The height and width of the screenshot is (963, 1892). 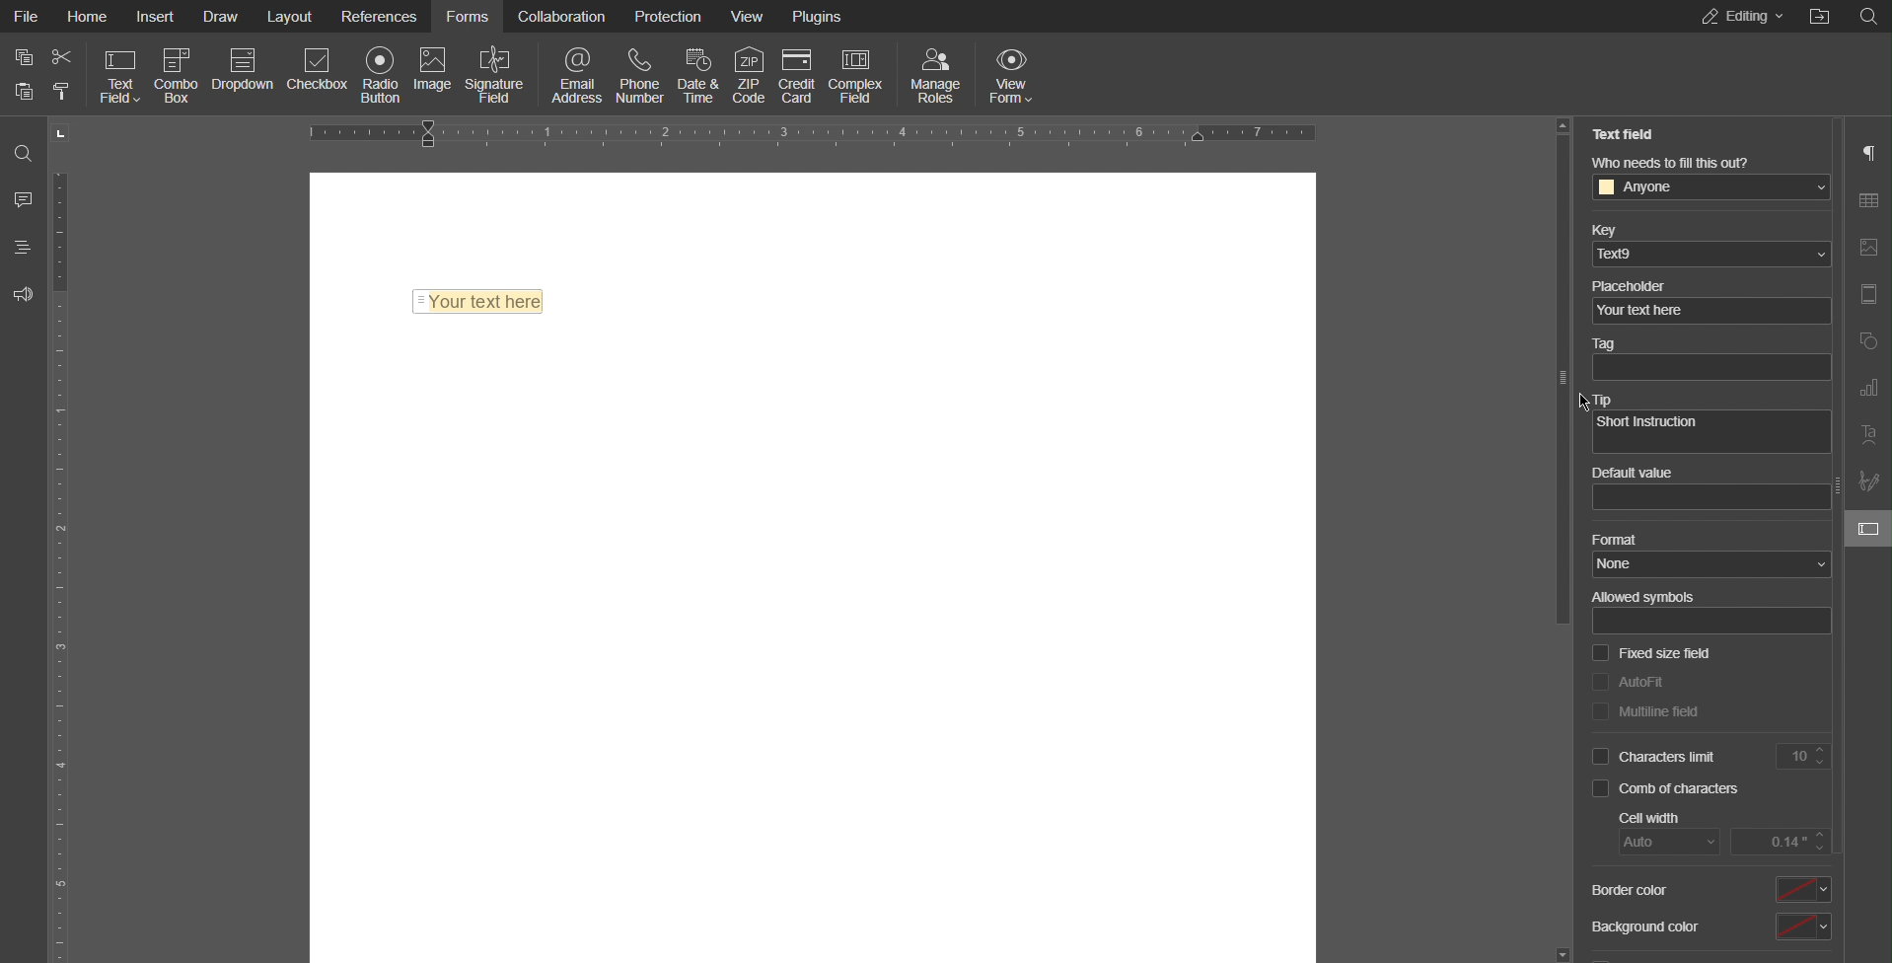 What do you see at coordinates (292, 16) in the screenshot?
I see `Layout` at bounding box center [292, 16].